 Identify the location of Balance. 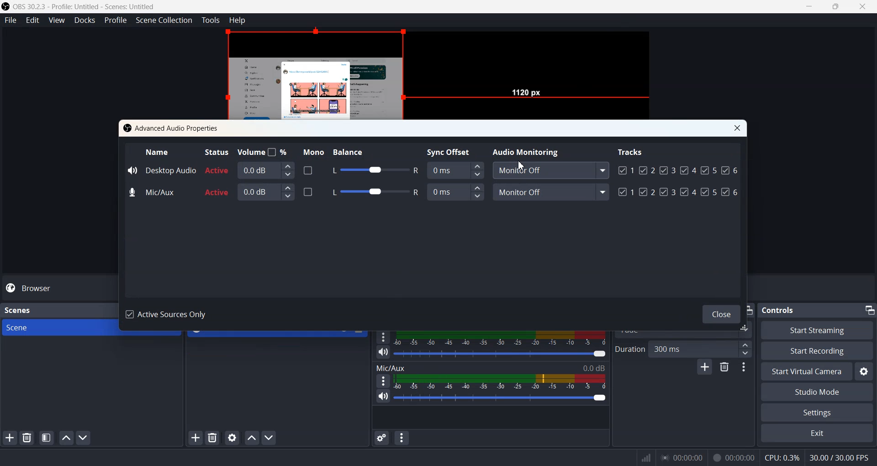
(356, 150).